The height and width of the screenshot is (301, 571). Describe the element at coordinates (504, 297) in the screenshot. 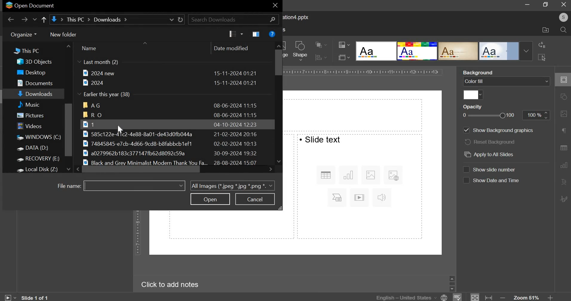

I see `decrease zoom` at that location.